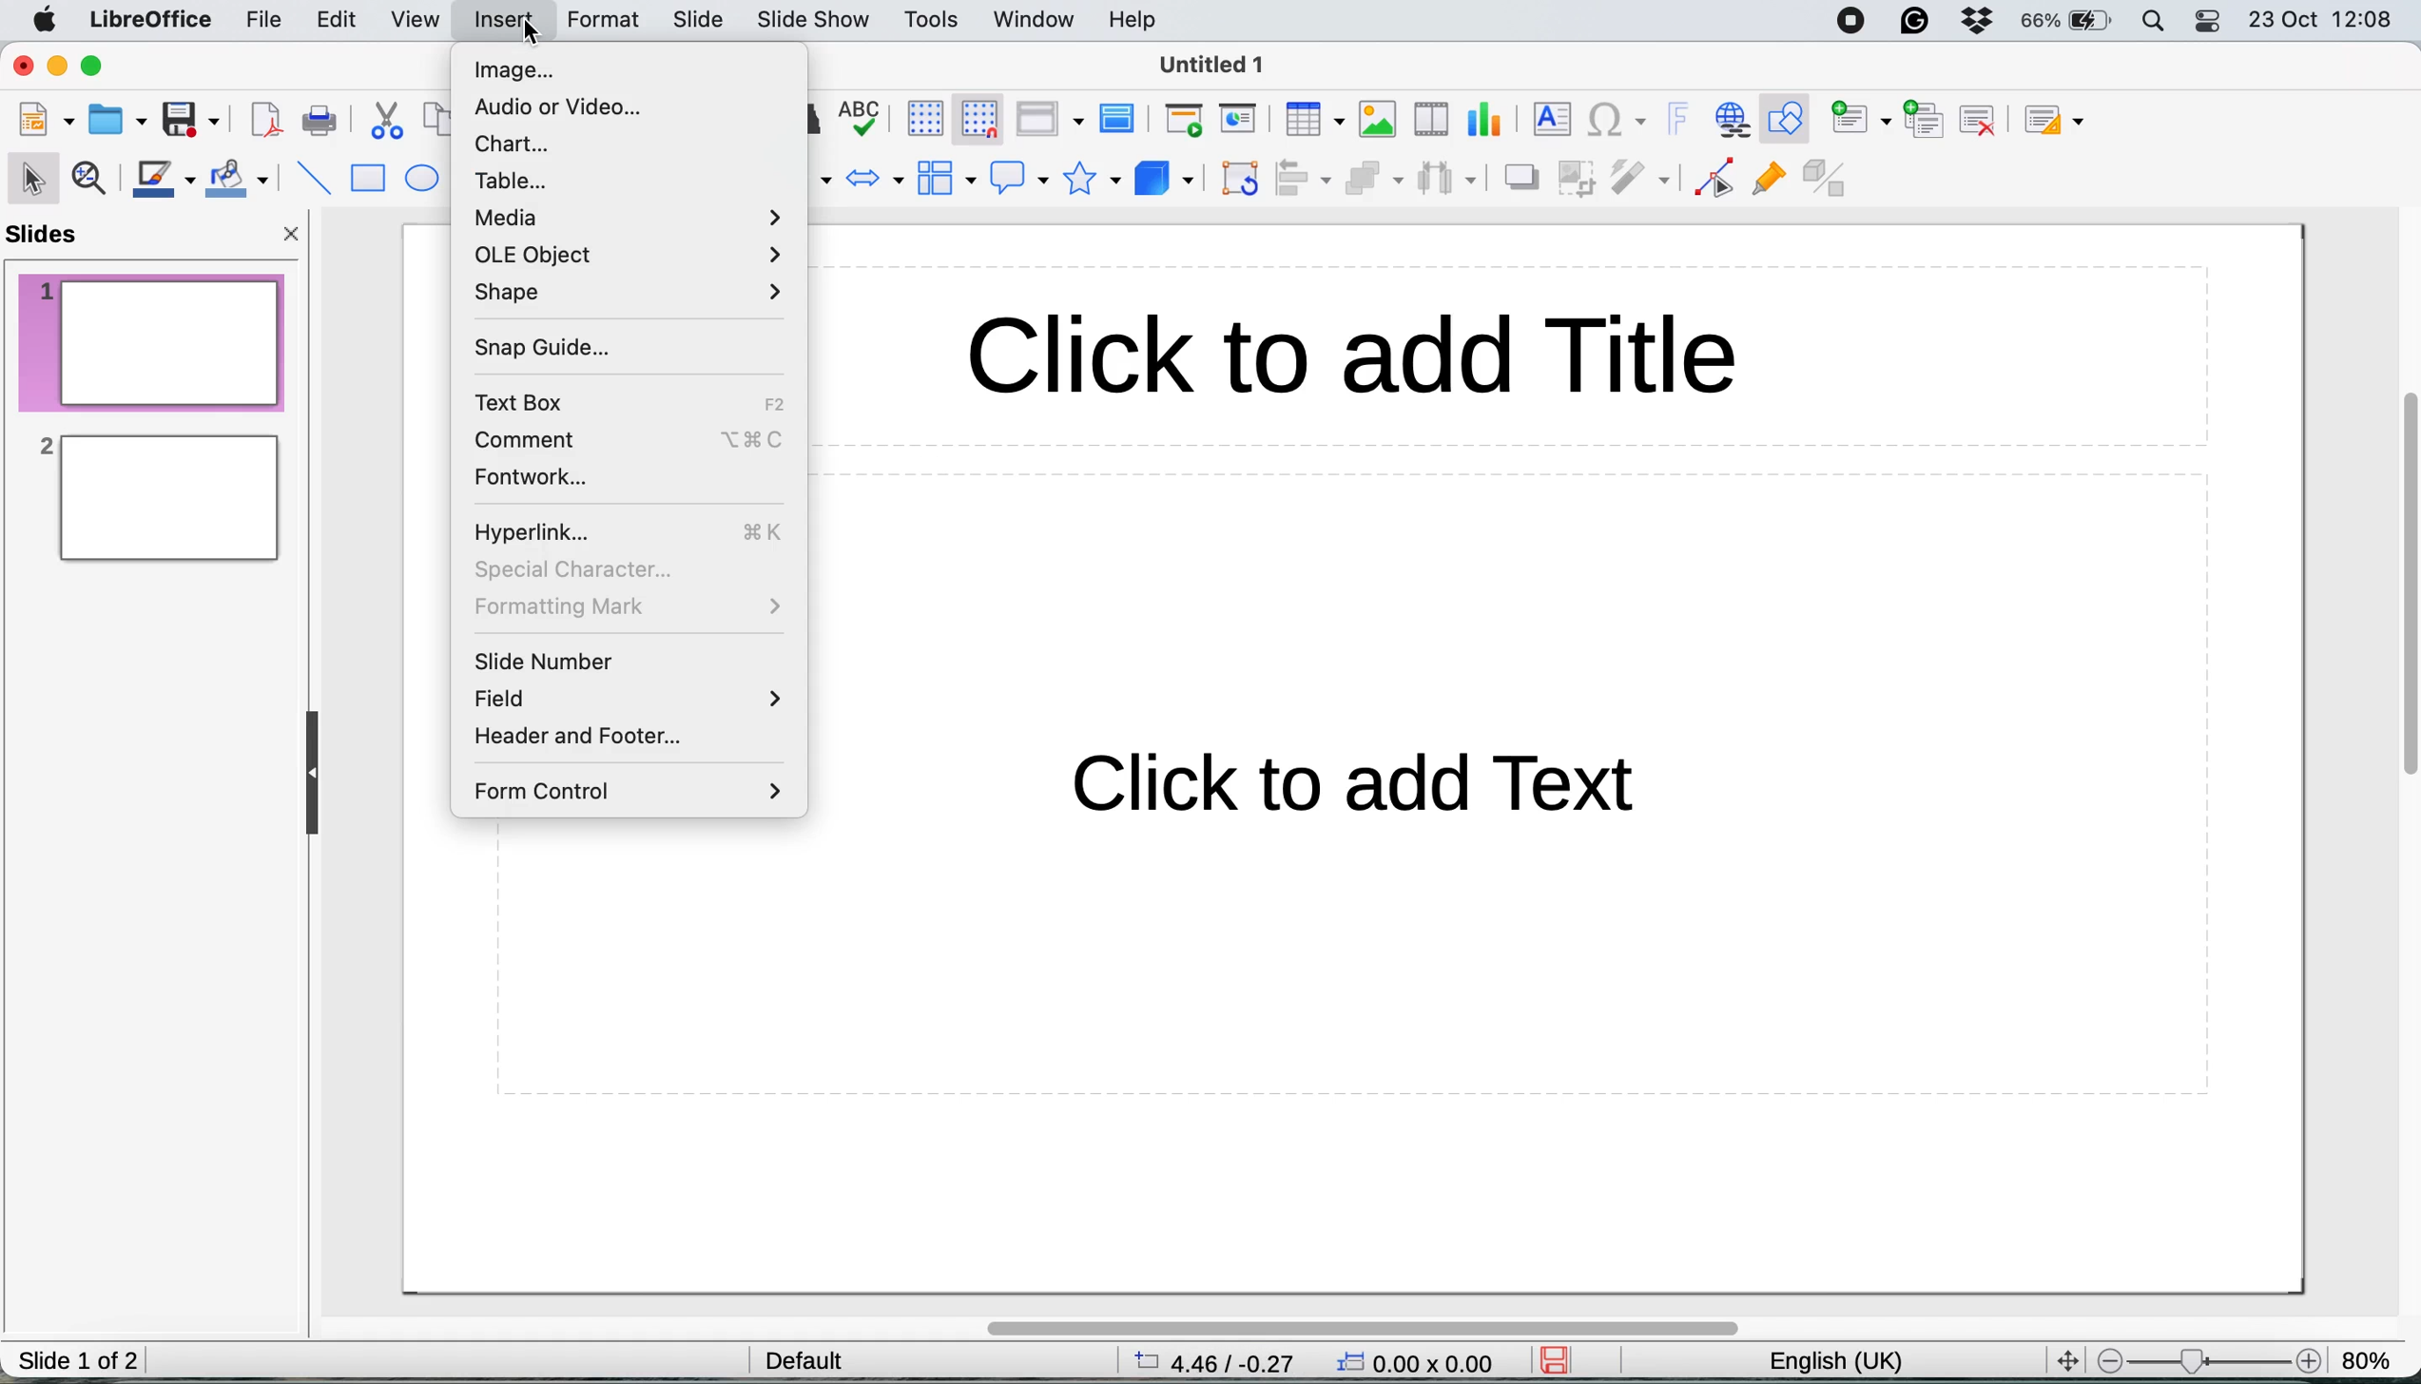  Describe the element at coordinates (1036, 22) in the screenshot. I see `window` at that location.